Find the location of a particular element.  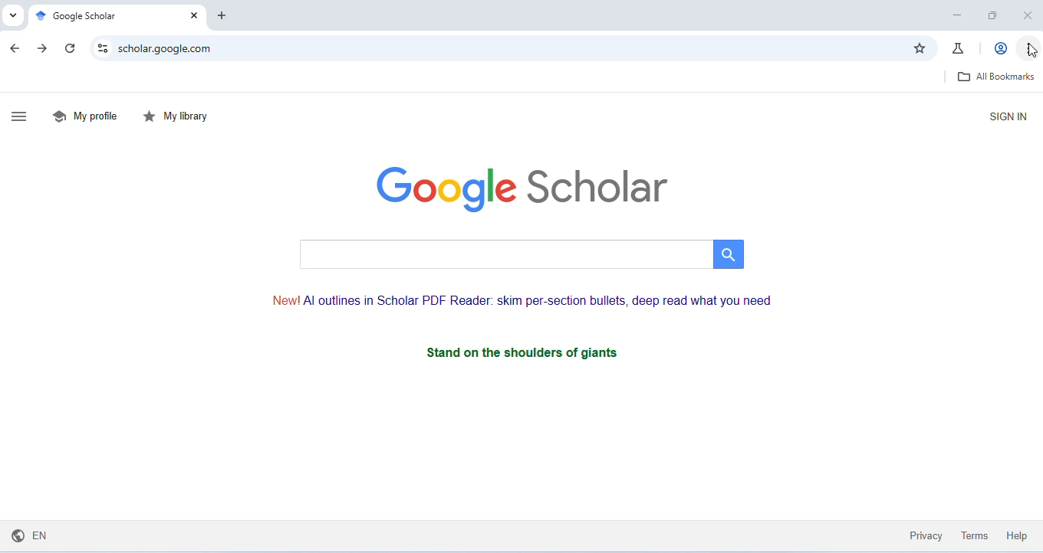

sign in is located at coordinates (1005, 116).